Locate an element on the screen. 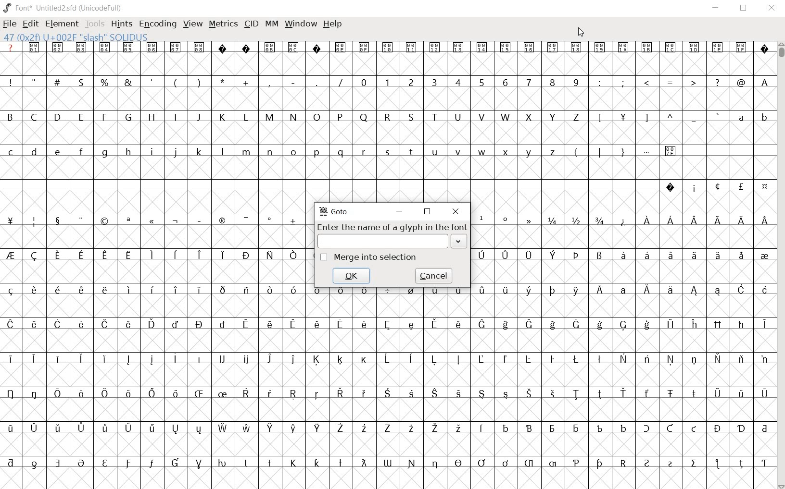 This screenshot has height=489, width=785. empty cells is located at coordinates (162, 236).